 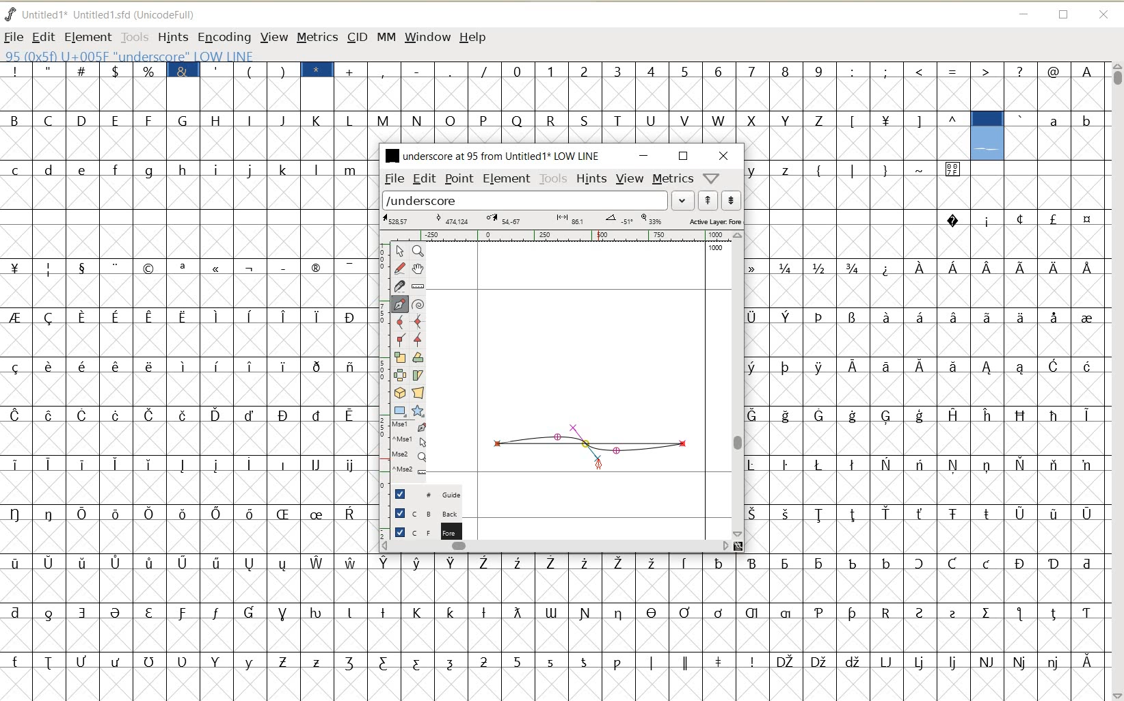 What do you see at coordinates (399, 251) in the screenshot?
I see `pointer` at bounding box center [399, 251].